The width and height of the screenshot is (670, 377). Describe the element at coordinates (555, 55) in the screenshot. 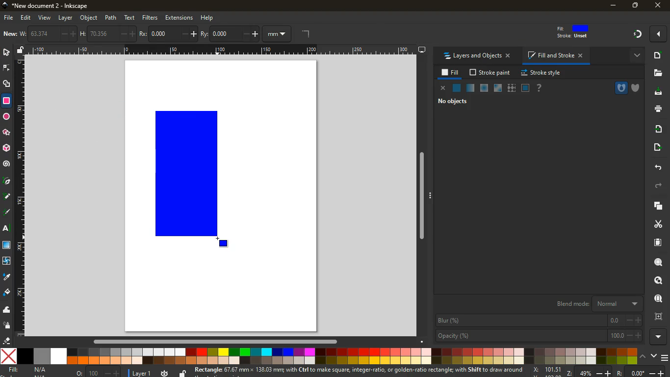

I see `fill and stroke` at that location.